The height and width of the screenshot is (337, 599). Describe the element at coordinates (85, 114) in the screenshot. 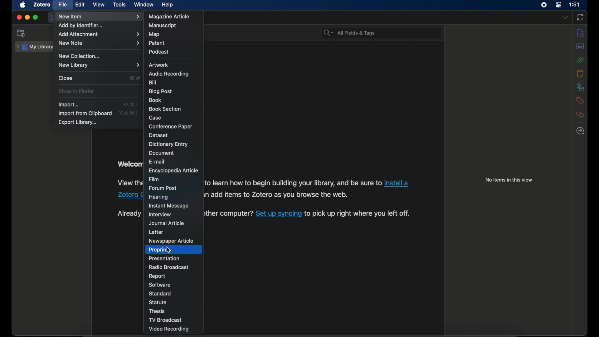

I see `import from clipboard` at that location.